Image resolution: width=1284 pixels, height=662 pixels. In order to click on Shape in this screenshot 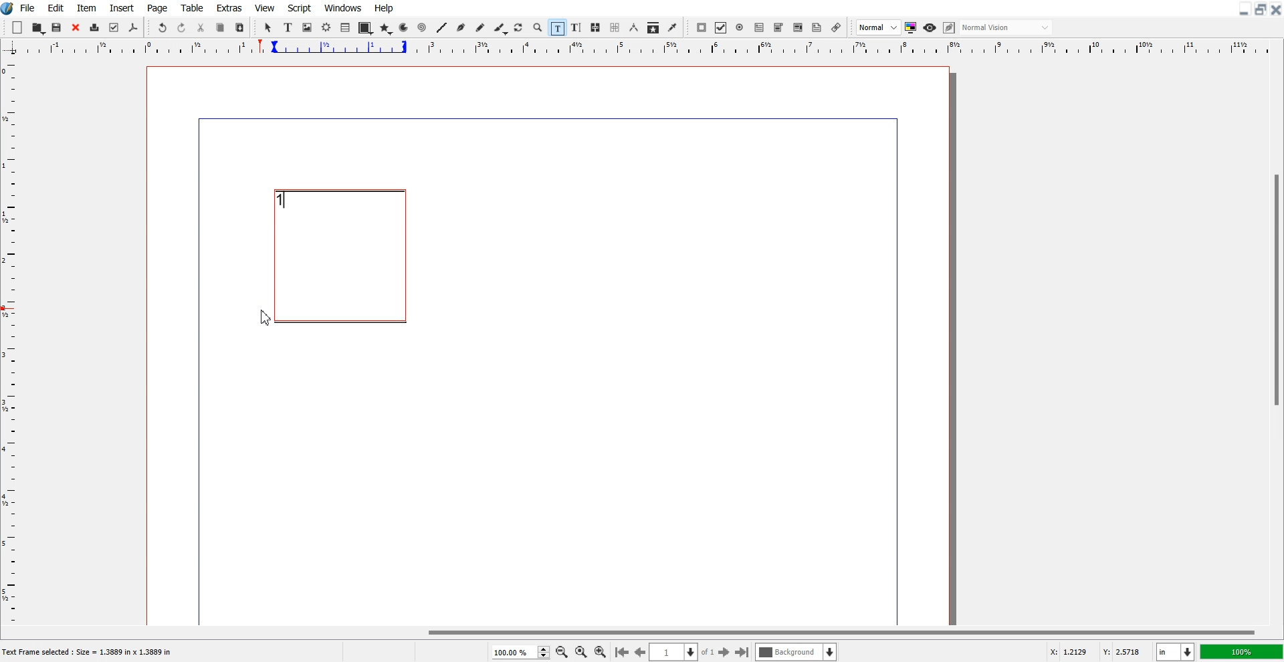, I will do `click(365, 28)`.